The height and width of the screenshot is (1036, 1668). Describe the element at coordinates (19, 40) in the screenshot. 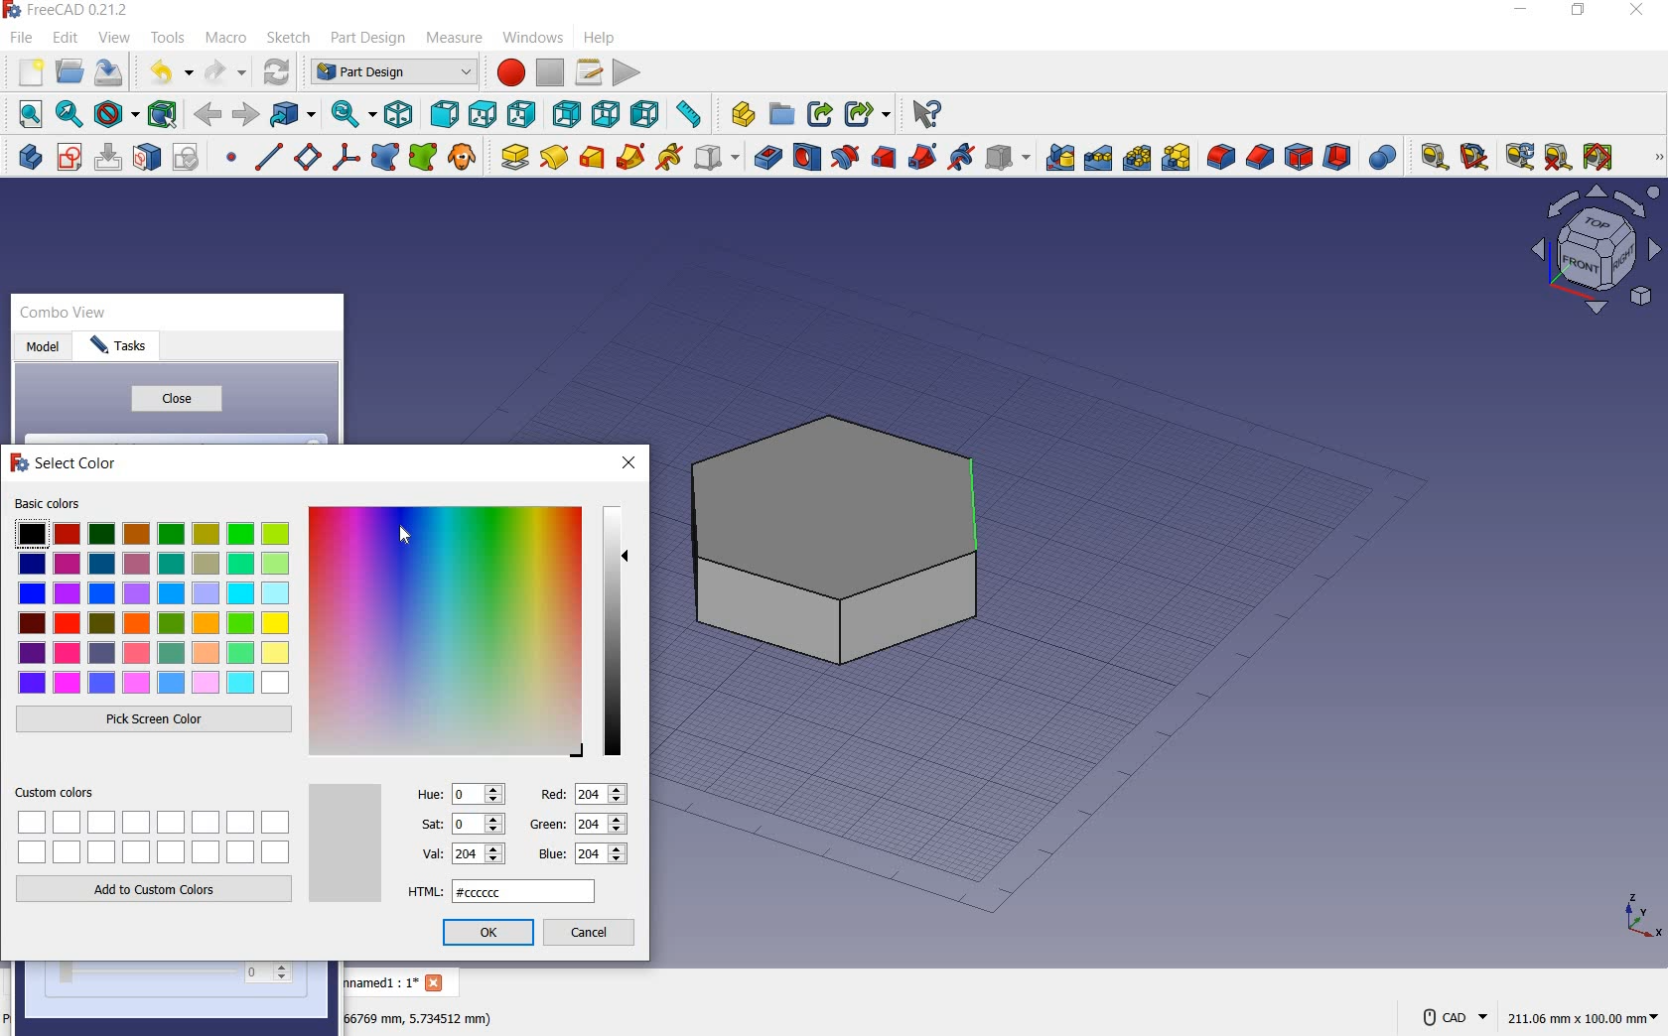

I see `file` at that location.